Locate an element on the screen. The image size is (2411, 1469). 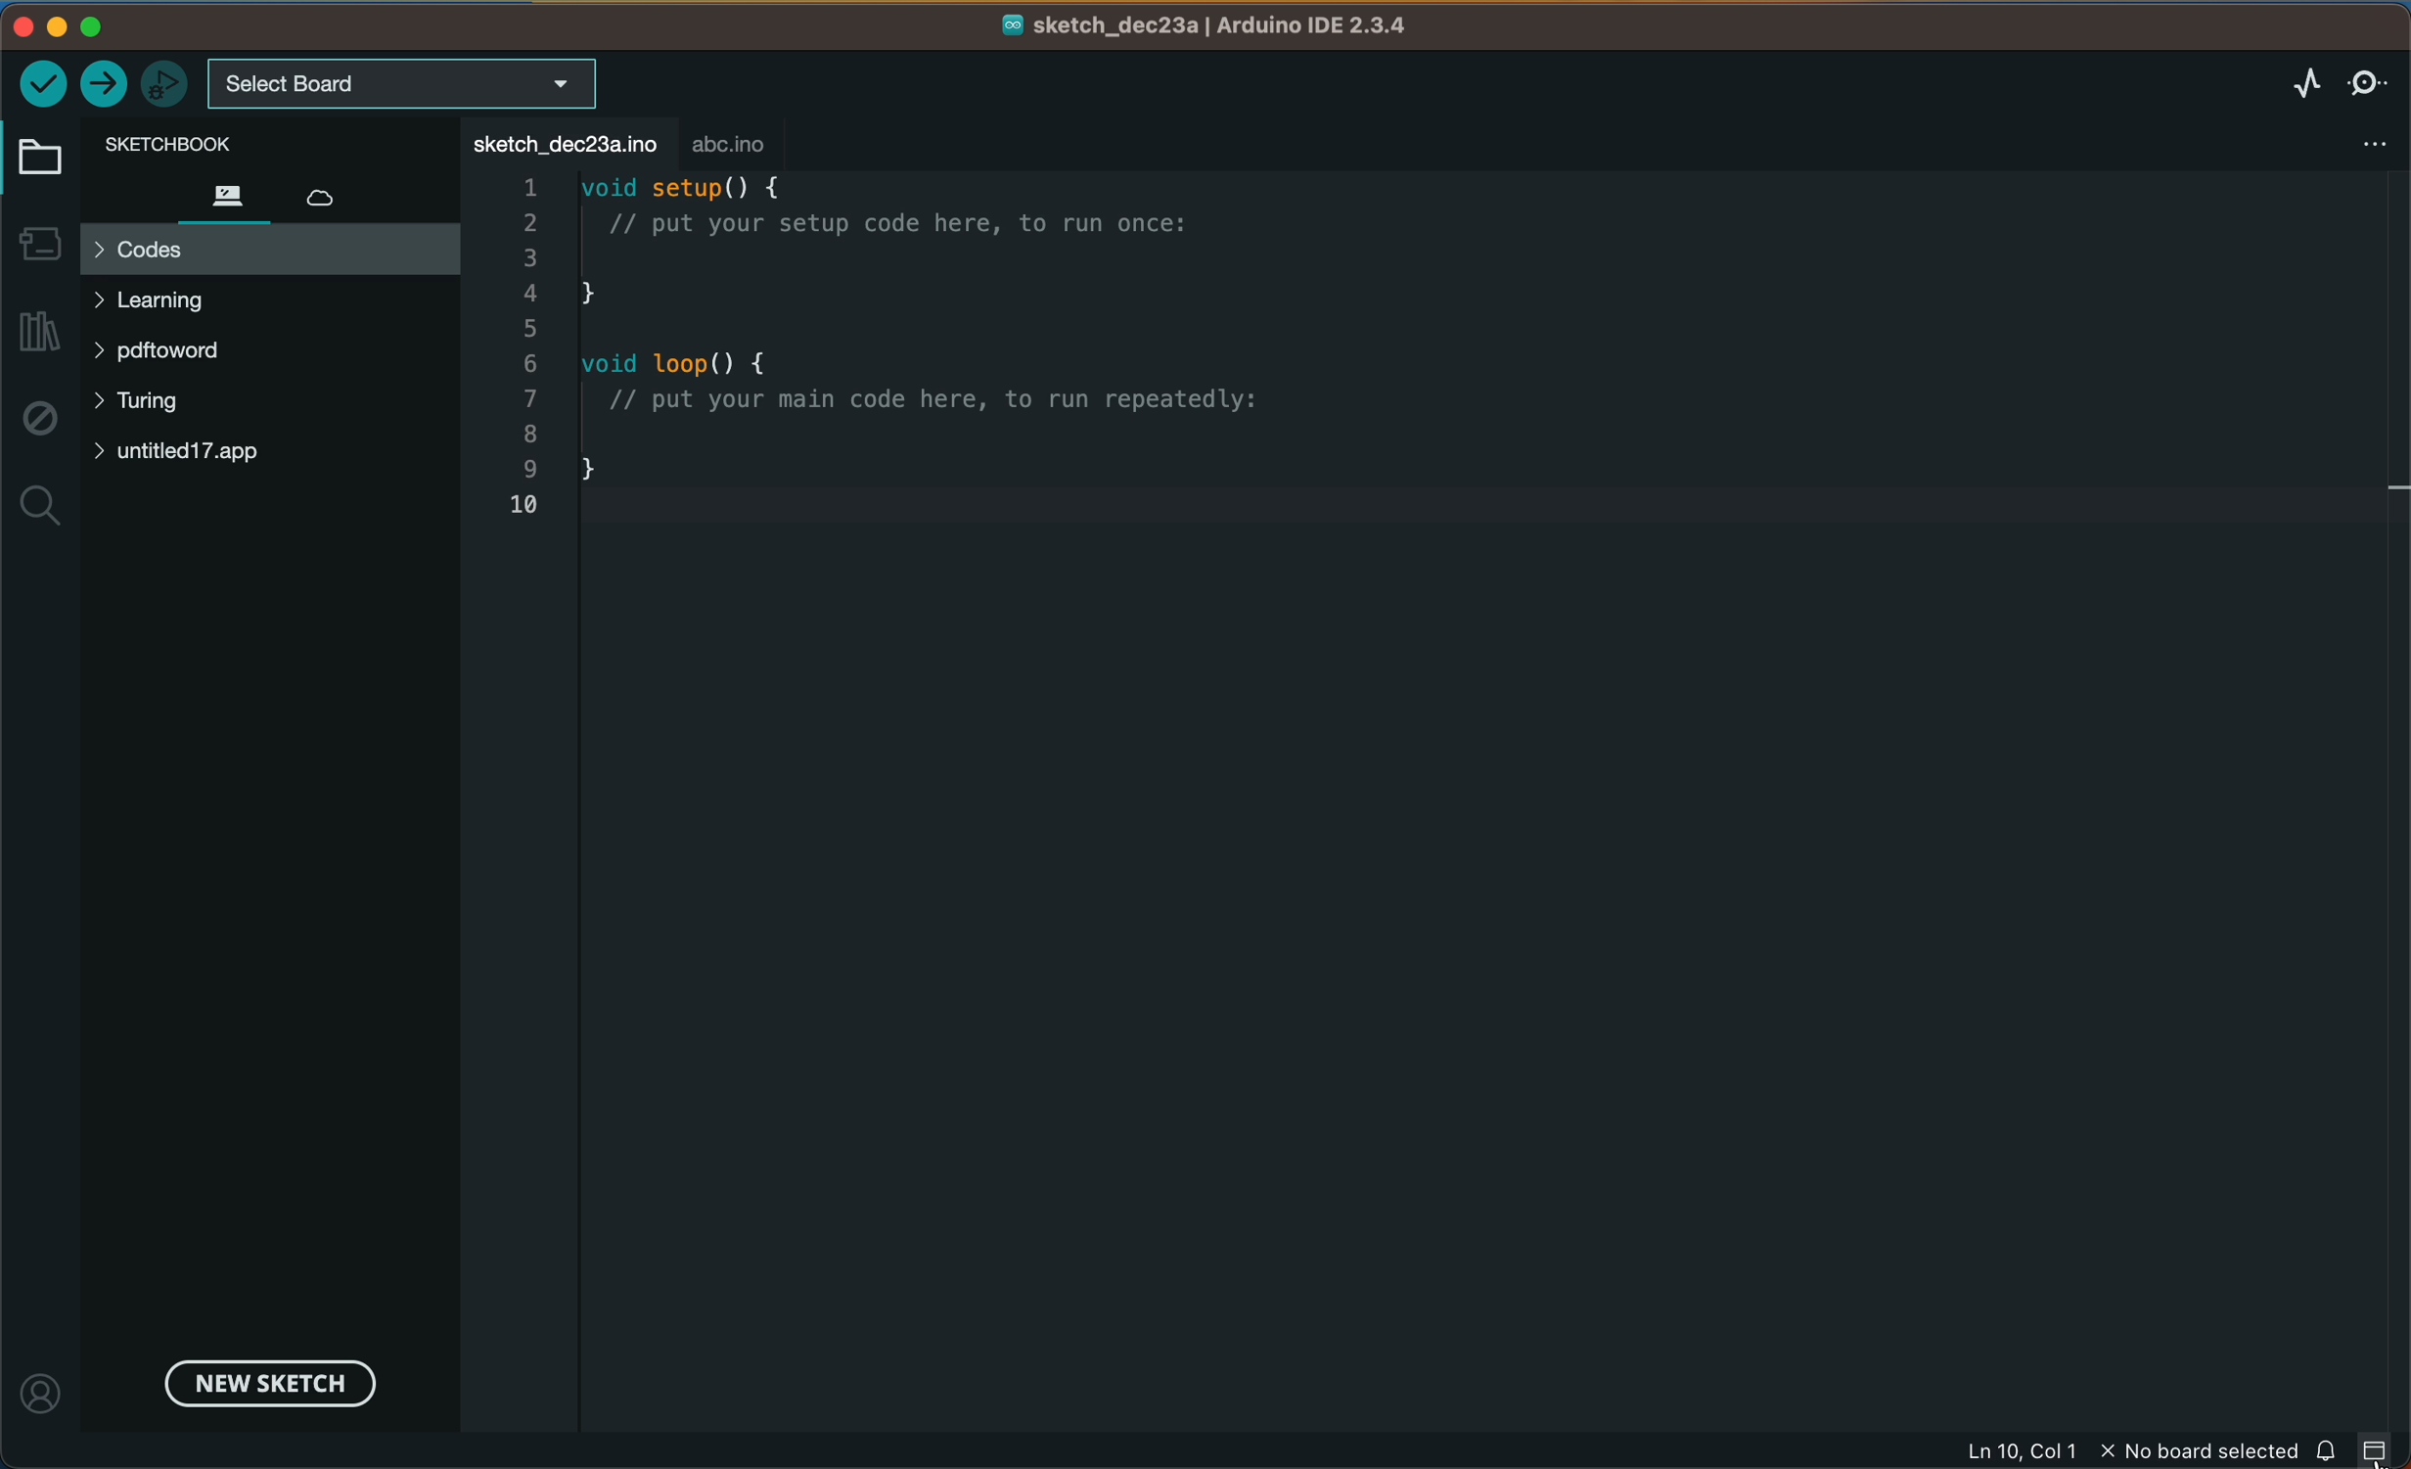
close slide bar is located at coordinates (2382, 1451).